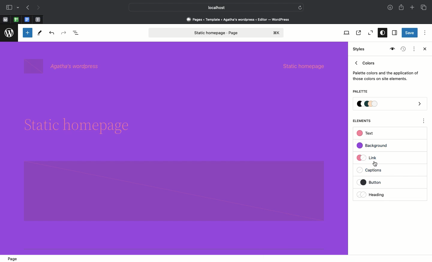 The height and width of the screenshot is (262, 432). What do you see at coordinates (402, 7) in the screenshot?
I see `Share` at bounding box center [402, 7].